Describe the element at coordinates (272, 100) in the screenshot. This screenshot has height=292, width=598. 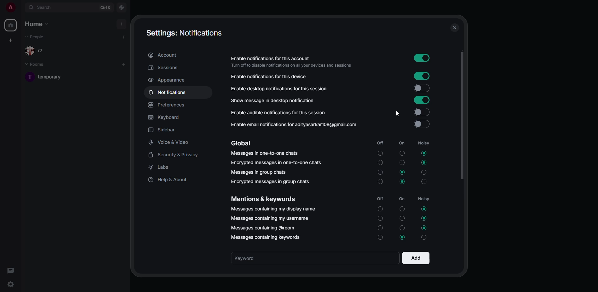
I see `show message in desktop notification` at that location.